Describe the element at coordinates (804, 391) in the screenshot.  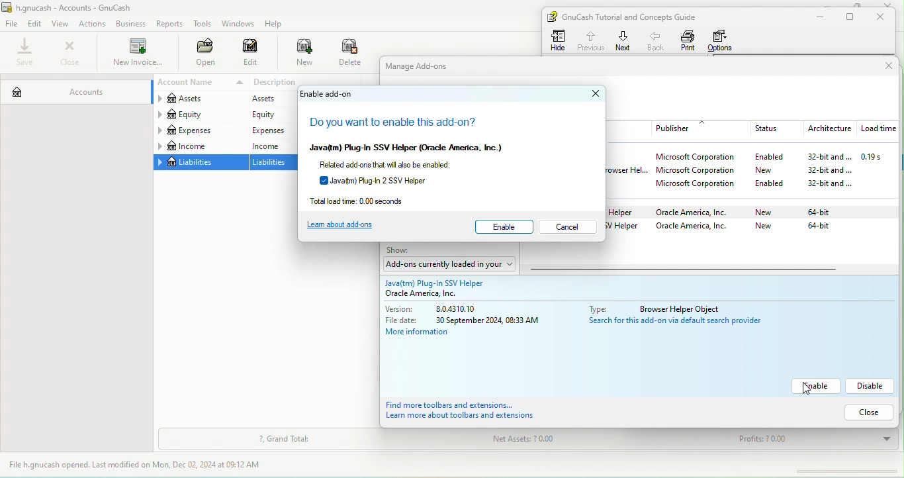
I see `cursor movement` at that location.